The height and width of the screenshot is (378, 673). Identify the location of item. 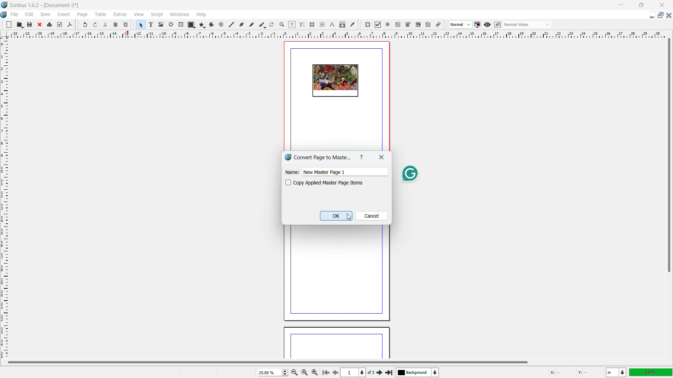
(46, 14).